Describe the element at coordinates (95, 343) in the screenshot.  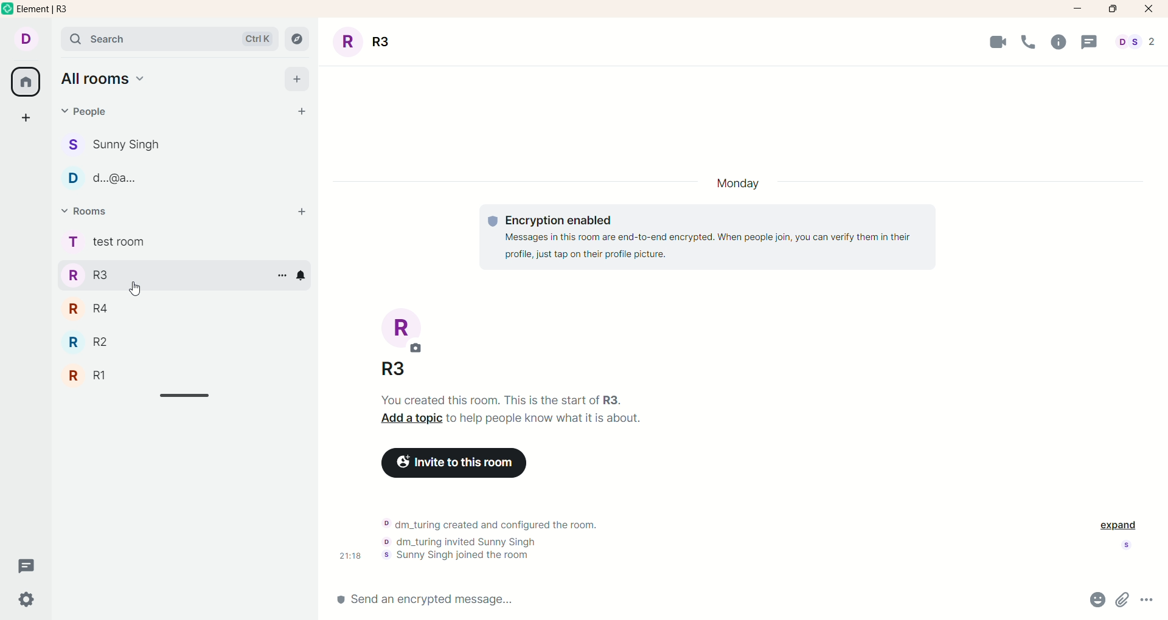
I see `R2` at that location.